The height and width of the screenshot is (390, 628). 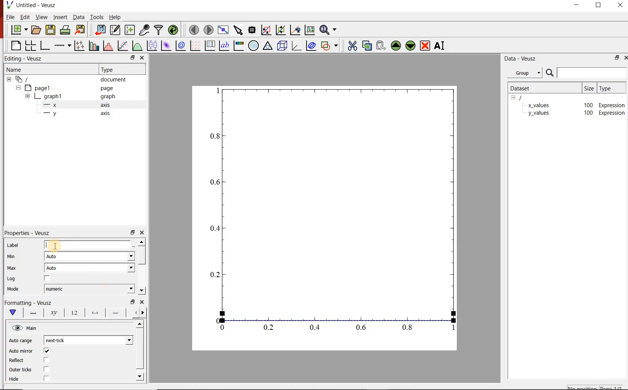 What do you see at coordinates (90, 256) in the screenshot?
I see `auto` at bounding box center [90, 256].